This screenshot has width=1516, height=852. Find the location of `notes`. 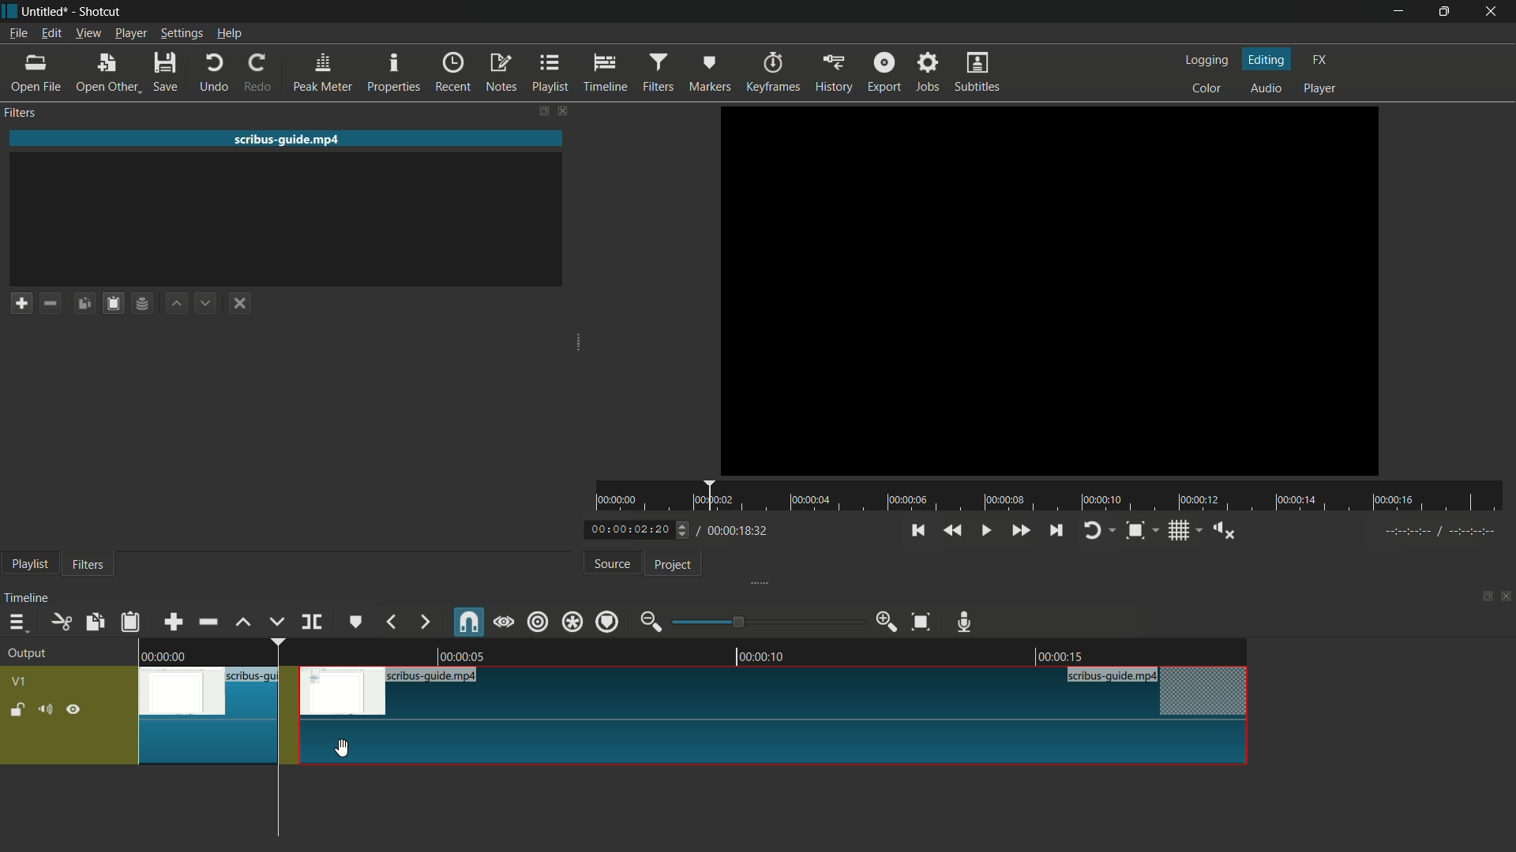

notes is located at coordinates (503, 73).